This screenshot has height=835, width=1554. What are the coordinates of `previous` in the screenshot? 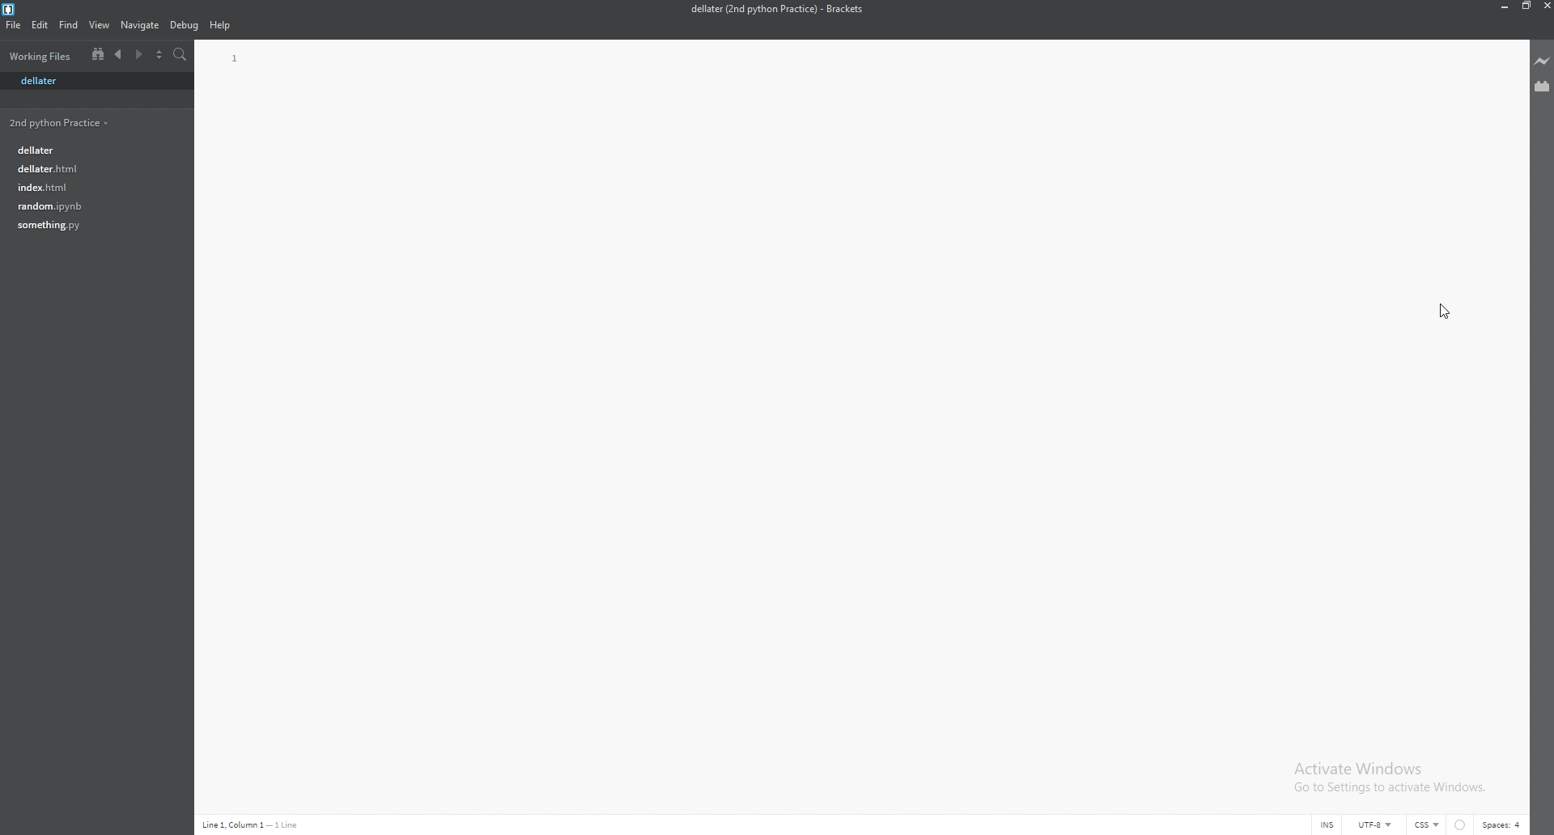 It's located at (119, 55).